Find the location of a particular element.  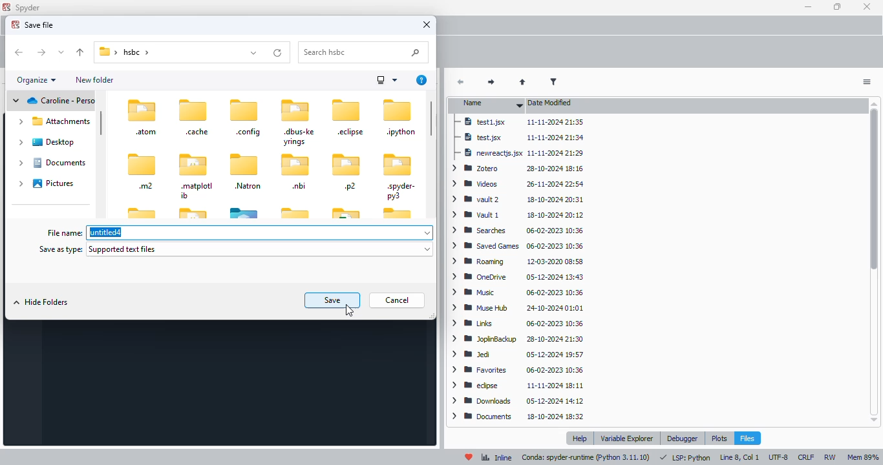

.m2 is located at coordinates (144, 170).